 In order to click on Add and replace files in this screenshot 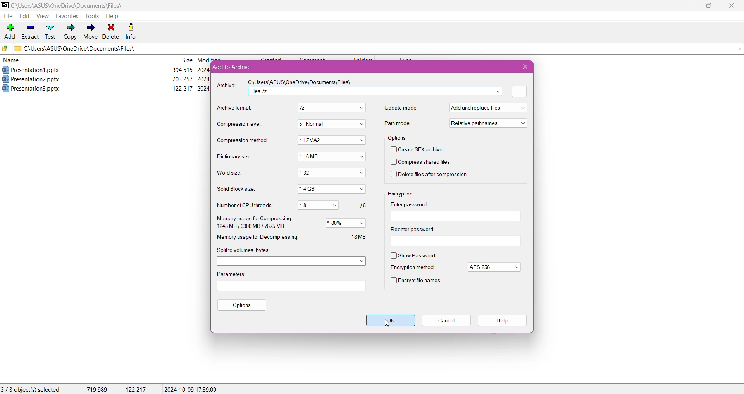, I will do `click(490, 107)`.